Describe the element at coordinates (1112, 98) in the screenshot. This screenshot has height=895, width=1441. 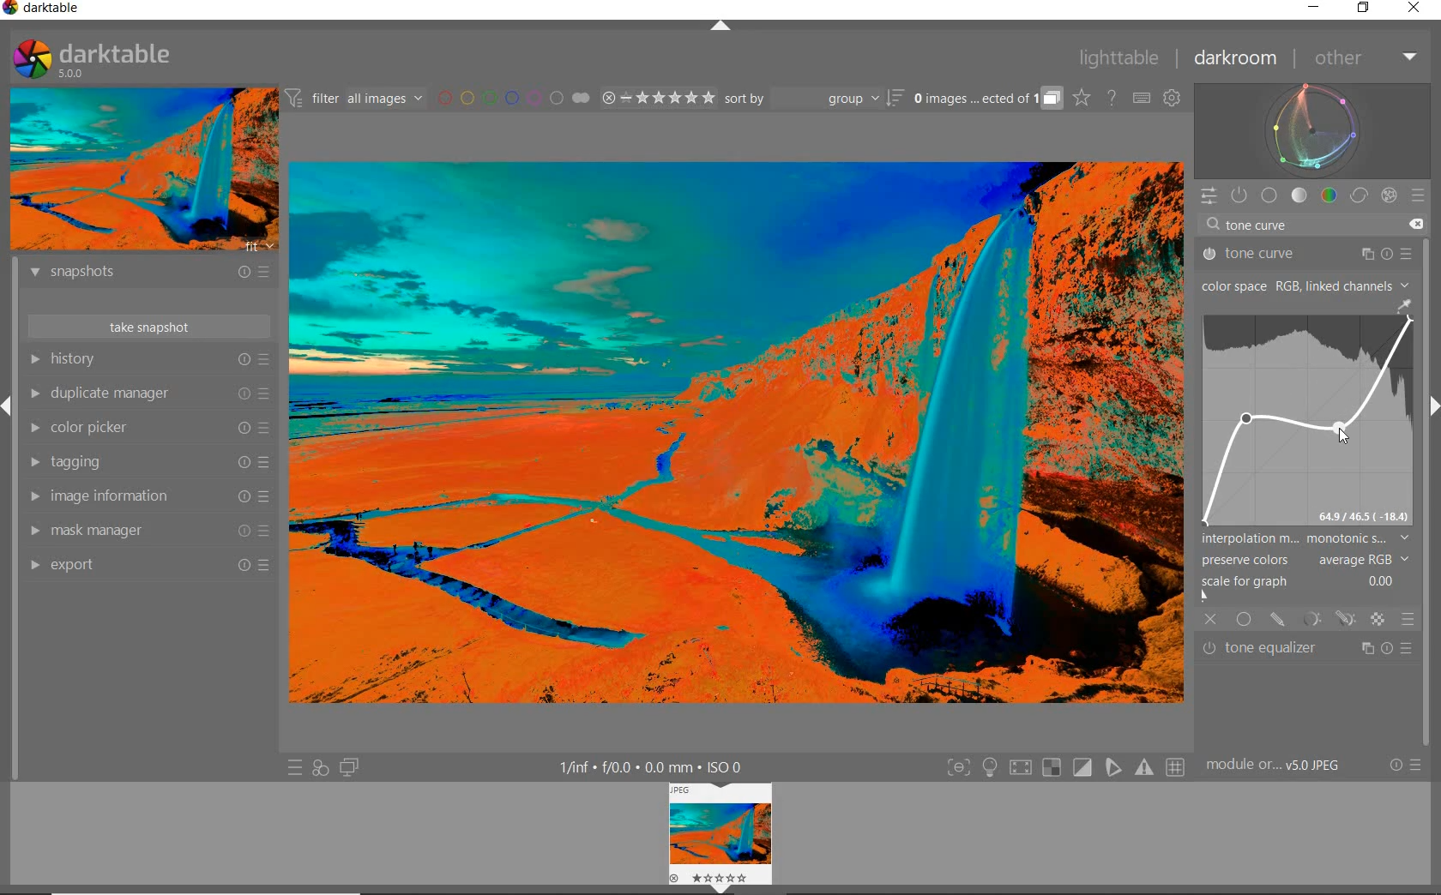
I see `HELP ONLINE` at that location.